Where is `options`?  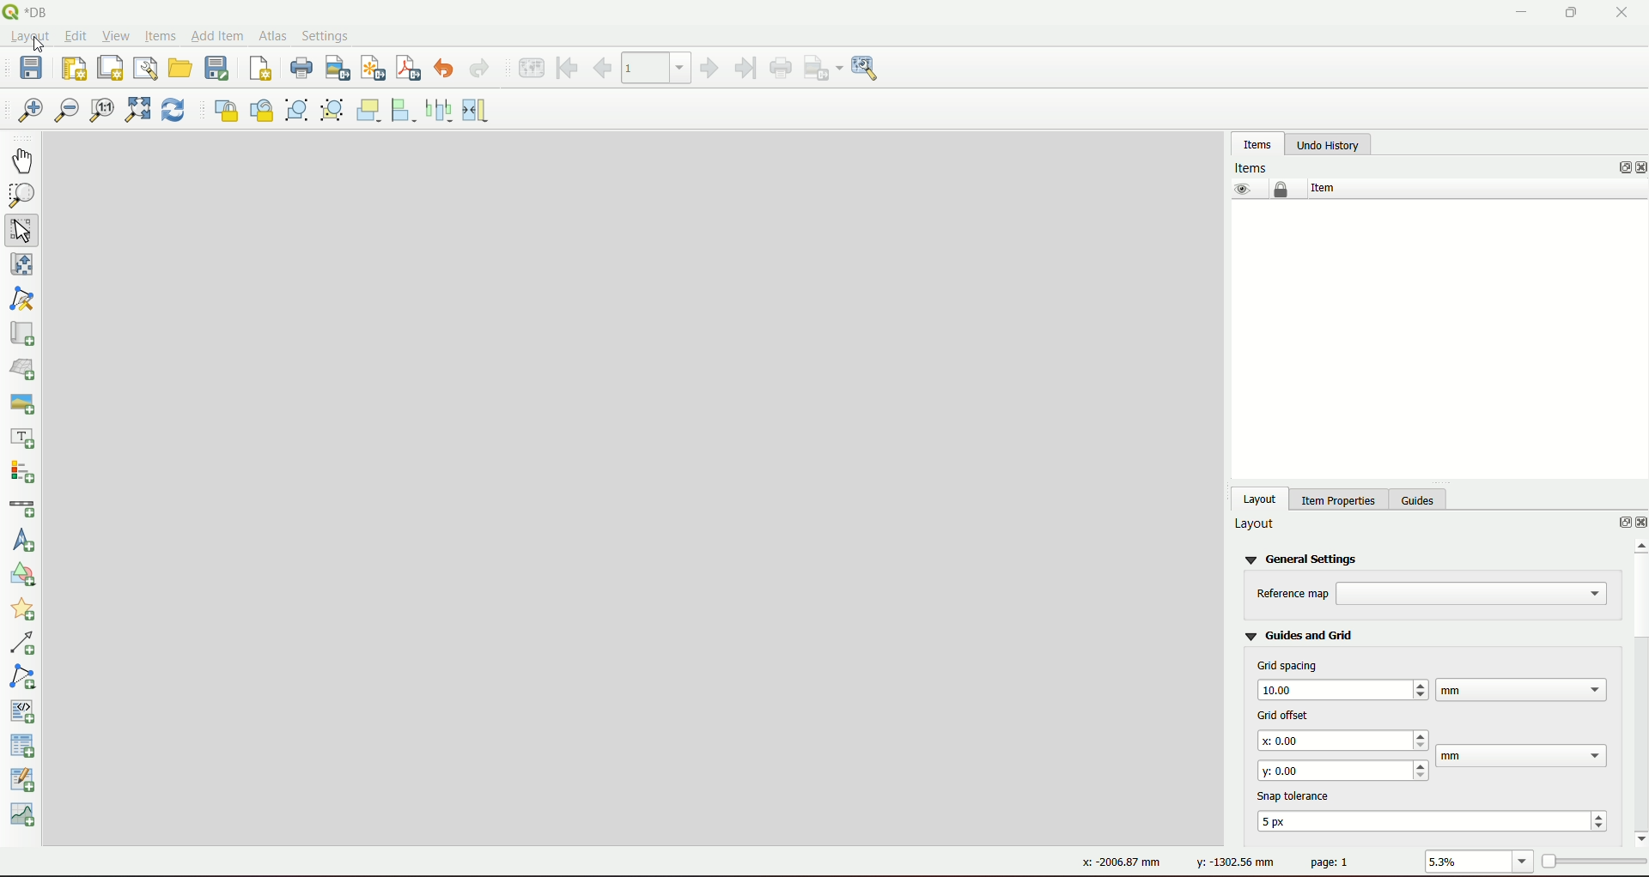 options is located at coordinates (1616, 524).